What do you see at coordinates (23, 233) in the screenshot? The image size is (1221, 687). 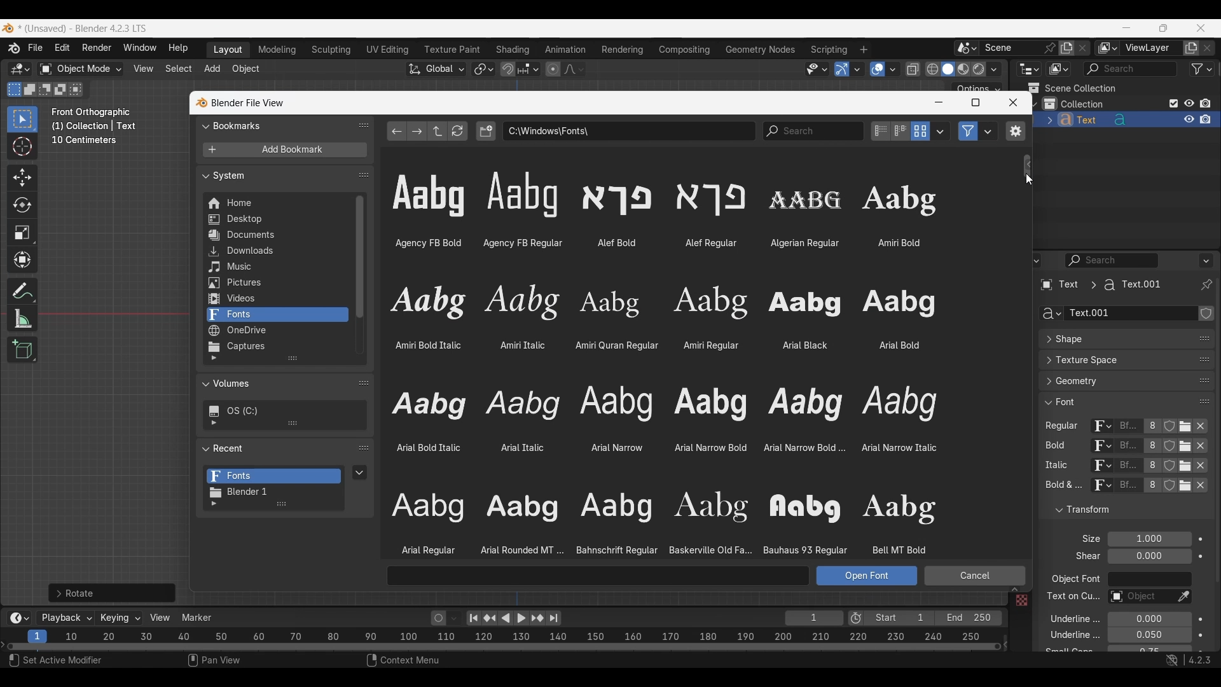 I see `Scale` at bounding box center [23, 233].